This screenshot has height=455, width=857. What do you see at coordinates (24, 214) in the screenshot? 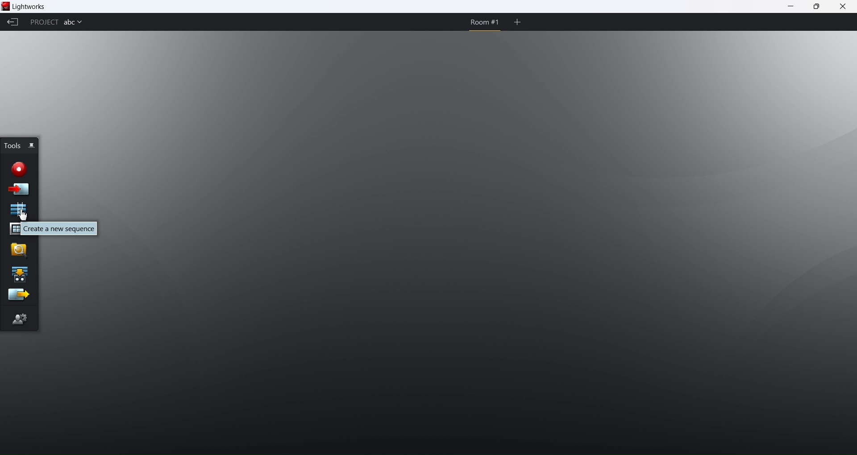
I see `cursor` at bounding box center [24, 214].